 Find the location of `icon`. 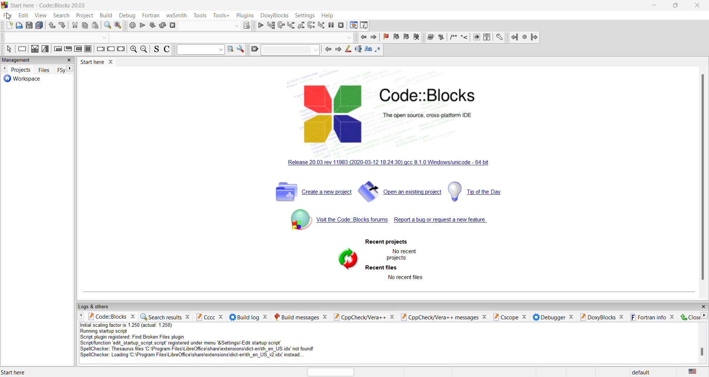

icon is located at coordinates (442, 37).